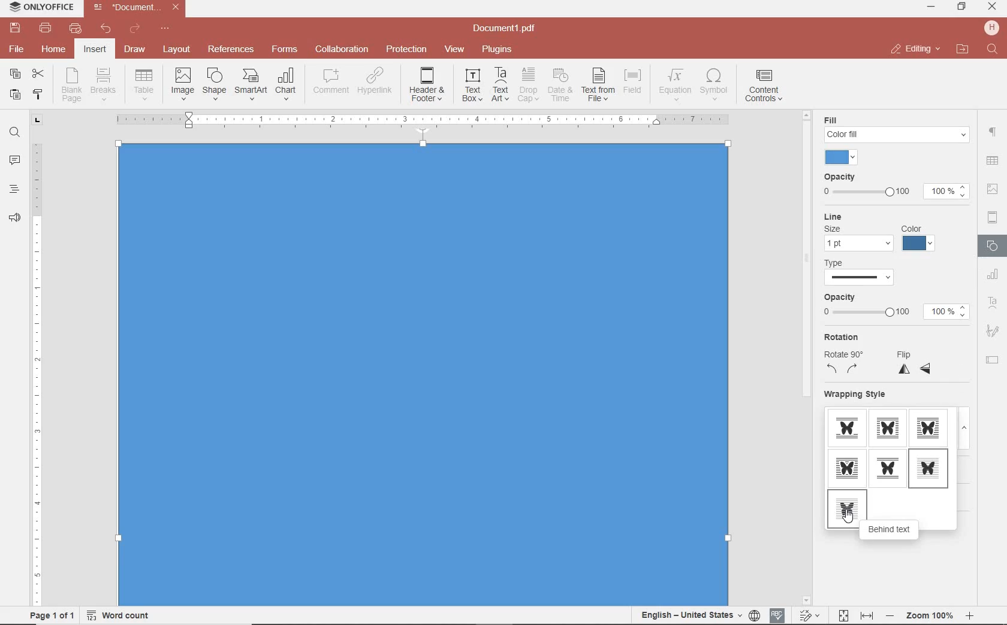 The image size is (1007, 625). I want to click on feedback & support, so click(15, 219).